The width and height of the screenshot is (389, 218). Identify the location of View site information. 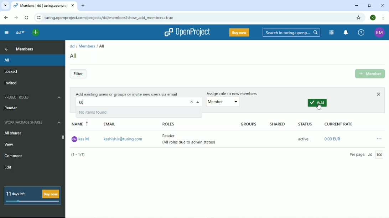
(38, 17).